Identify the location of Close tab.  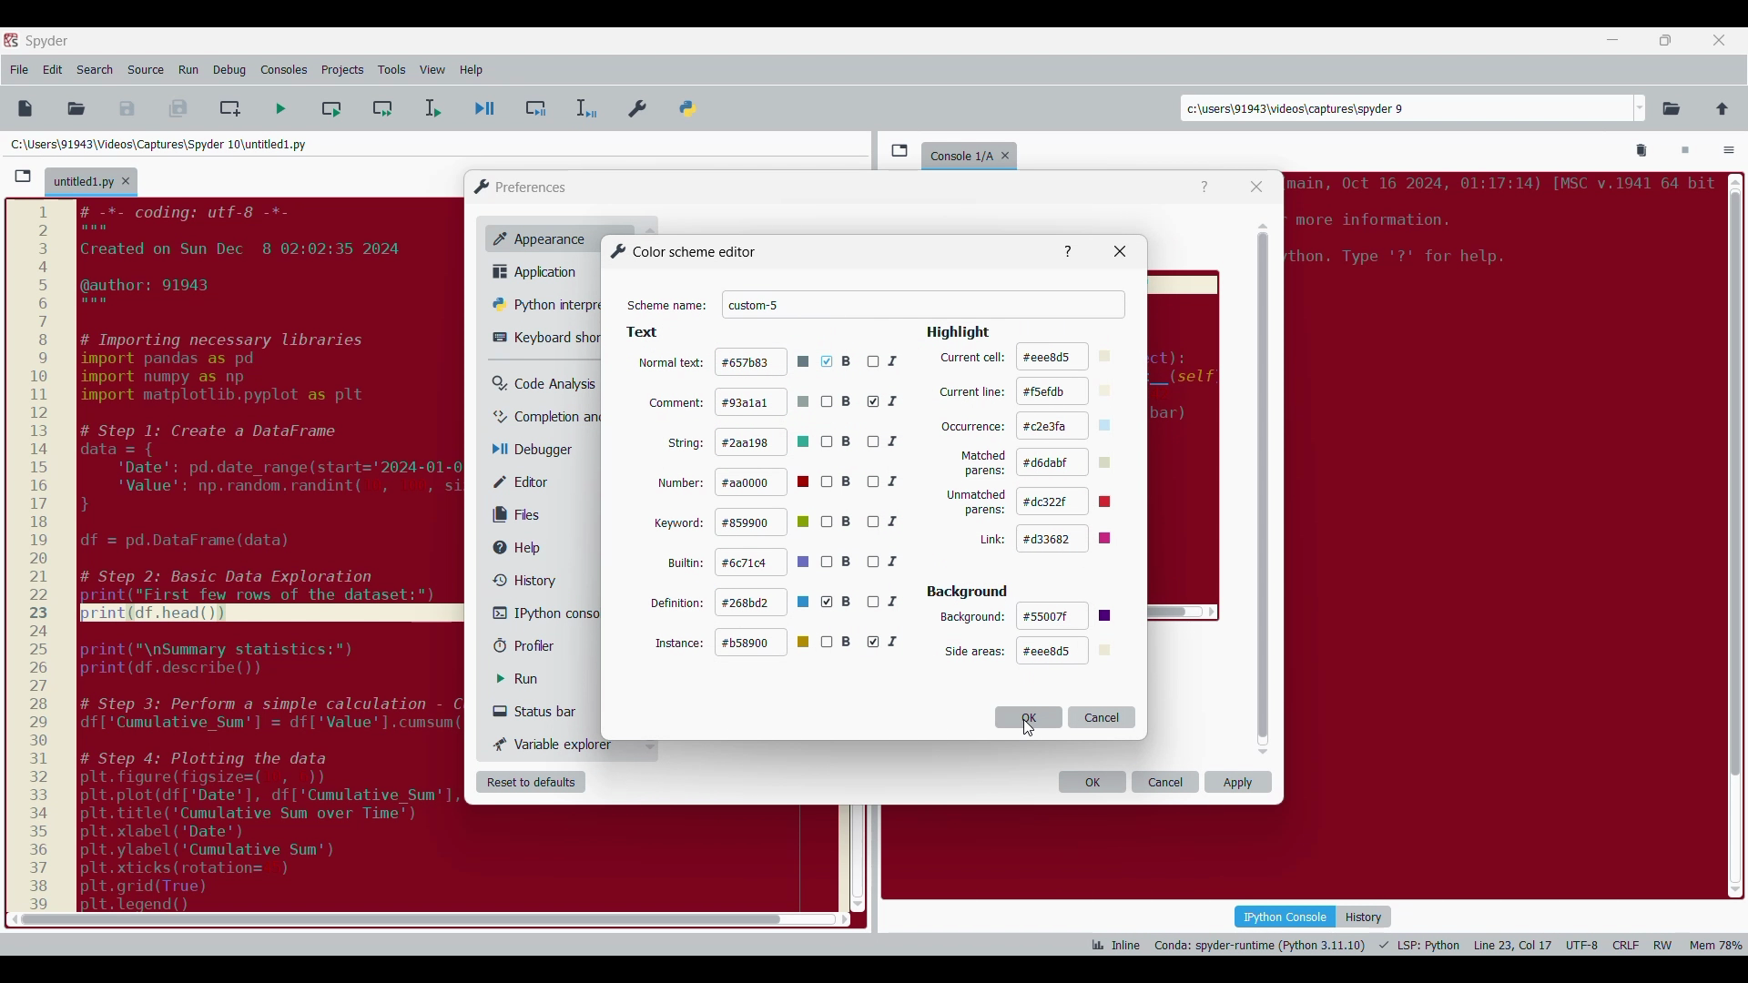
(1719, 40).